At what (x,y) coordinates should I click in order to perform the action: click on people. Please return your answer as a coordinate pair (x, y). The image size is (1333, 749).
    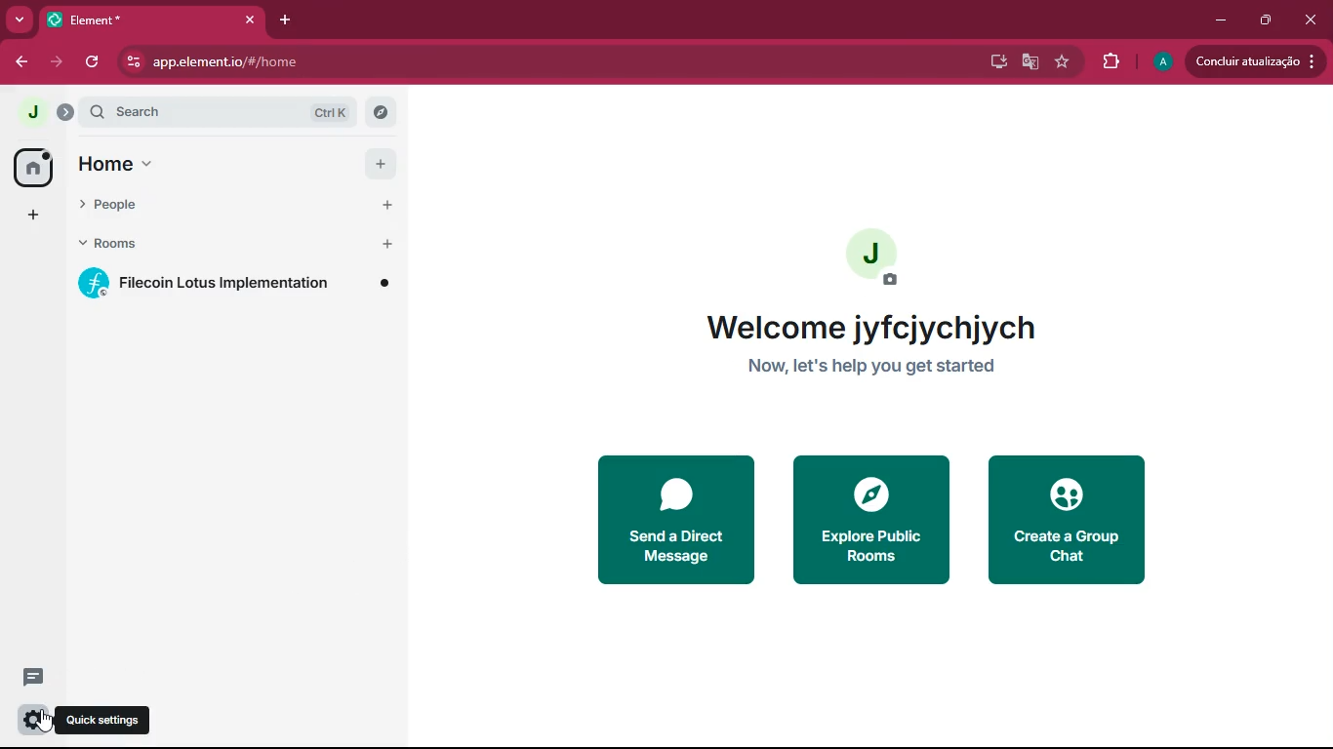
    Looking at the image, I should click on (133, 207).